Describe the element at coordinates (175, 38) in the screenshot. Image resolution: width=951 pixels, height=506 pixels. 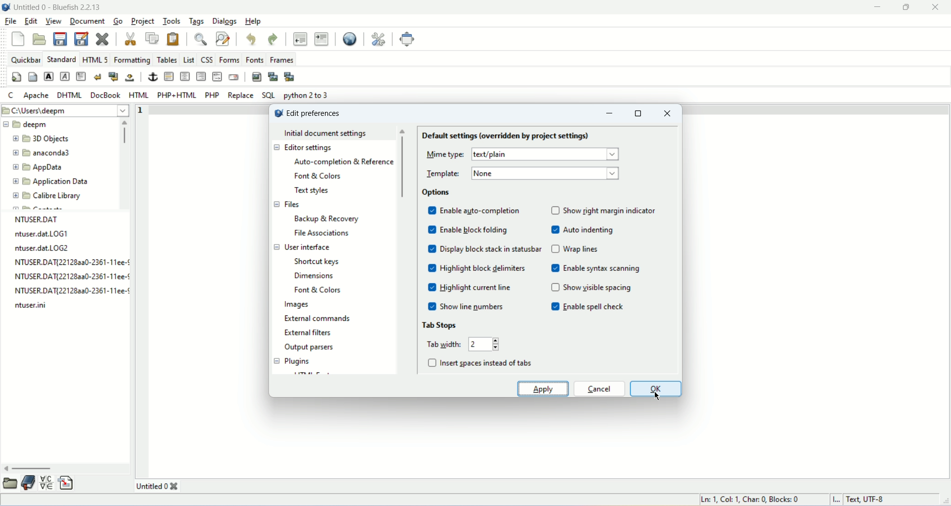
I see `paste` at that location.